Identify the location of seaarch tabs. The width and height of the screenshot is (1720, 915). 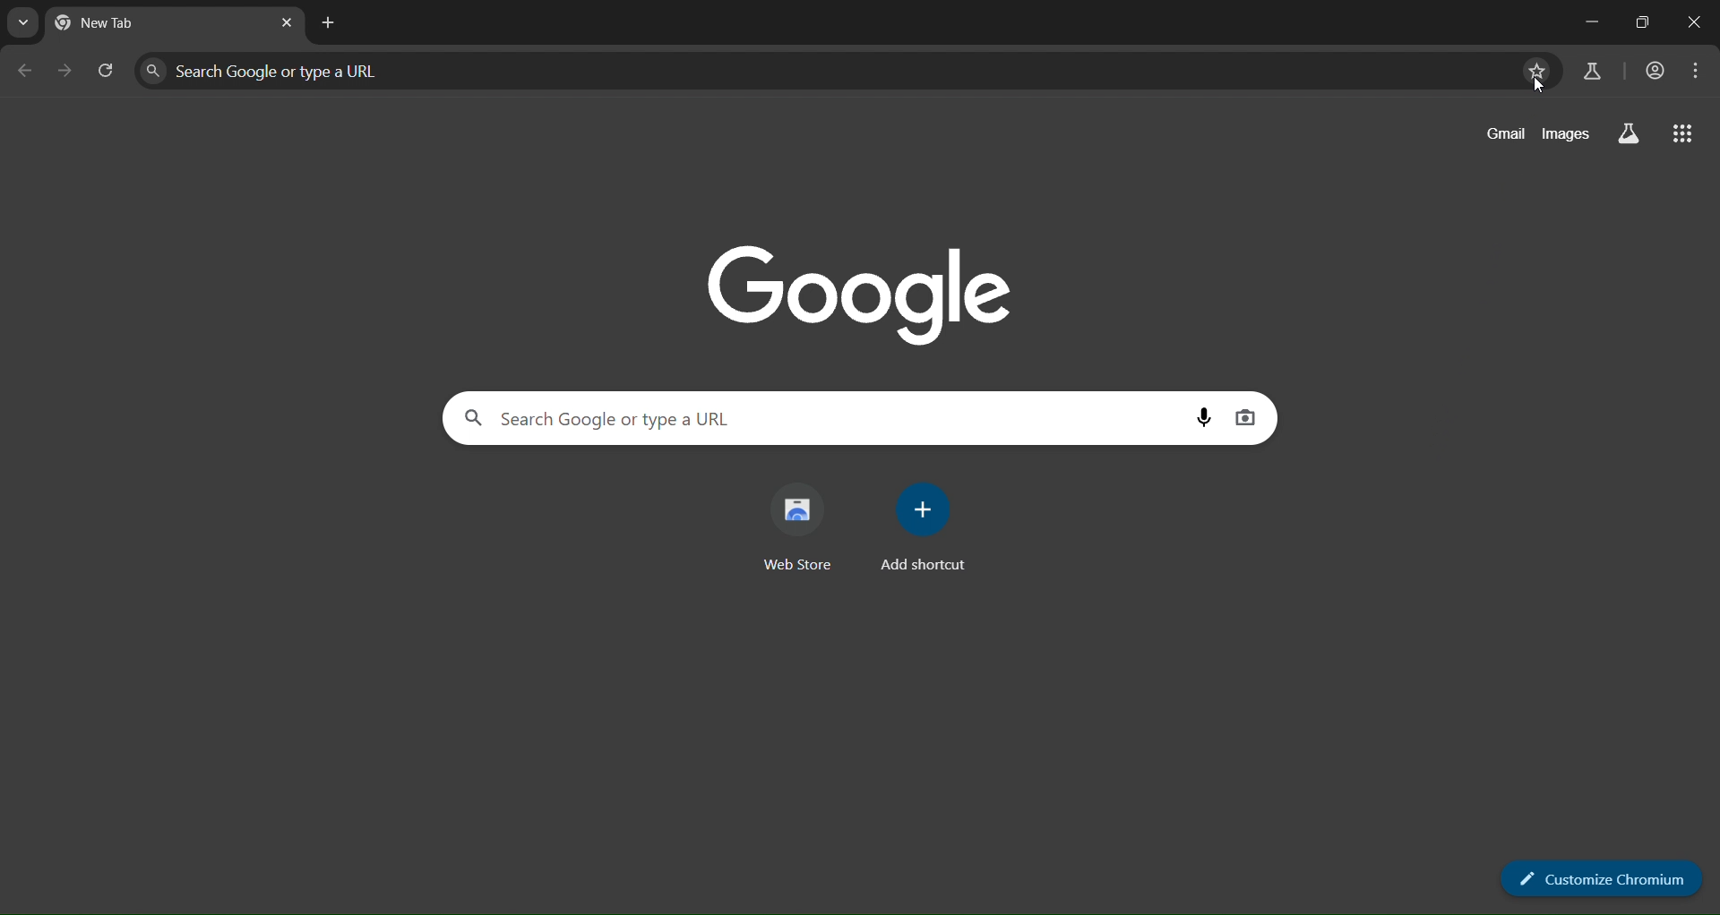
(24, 25).